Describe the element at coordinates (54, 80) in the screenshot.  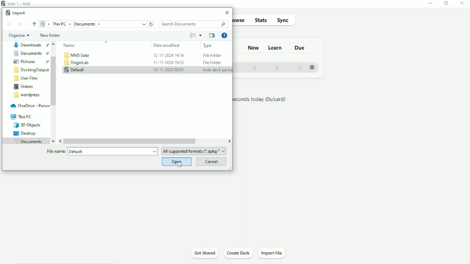
I see `Vertical scrollbar` at that location.